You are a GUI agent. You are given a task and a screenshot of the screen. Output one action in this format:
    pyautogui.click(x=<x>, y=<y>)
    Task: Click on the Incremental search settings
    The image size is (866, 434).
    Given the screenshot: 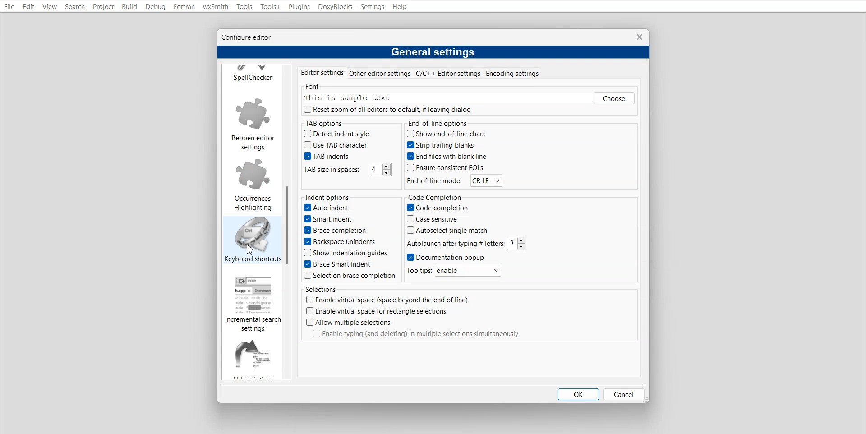 What is the action you would take?
    pyautogui.click(x=253, y=303)
    